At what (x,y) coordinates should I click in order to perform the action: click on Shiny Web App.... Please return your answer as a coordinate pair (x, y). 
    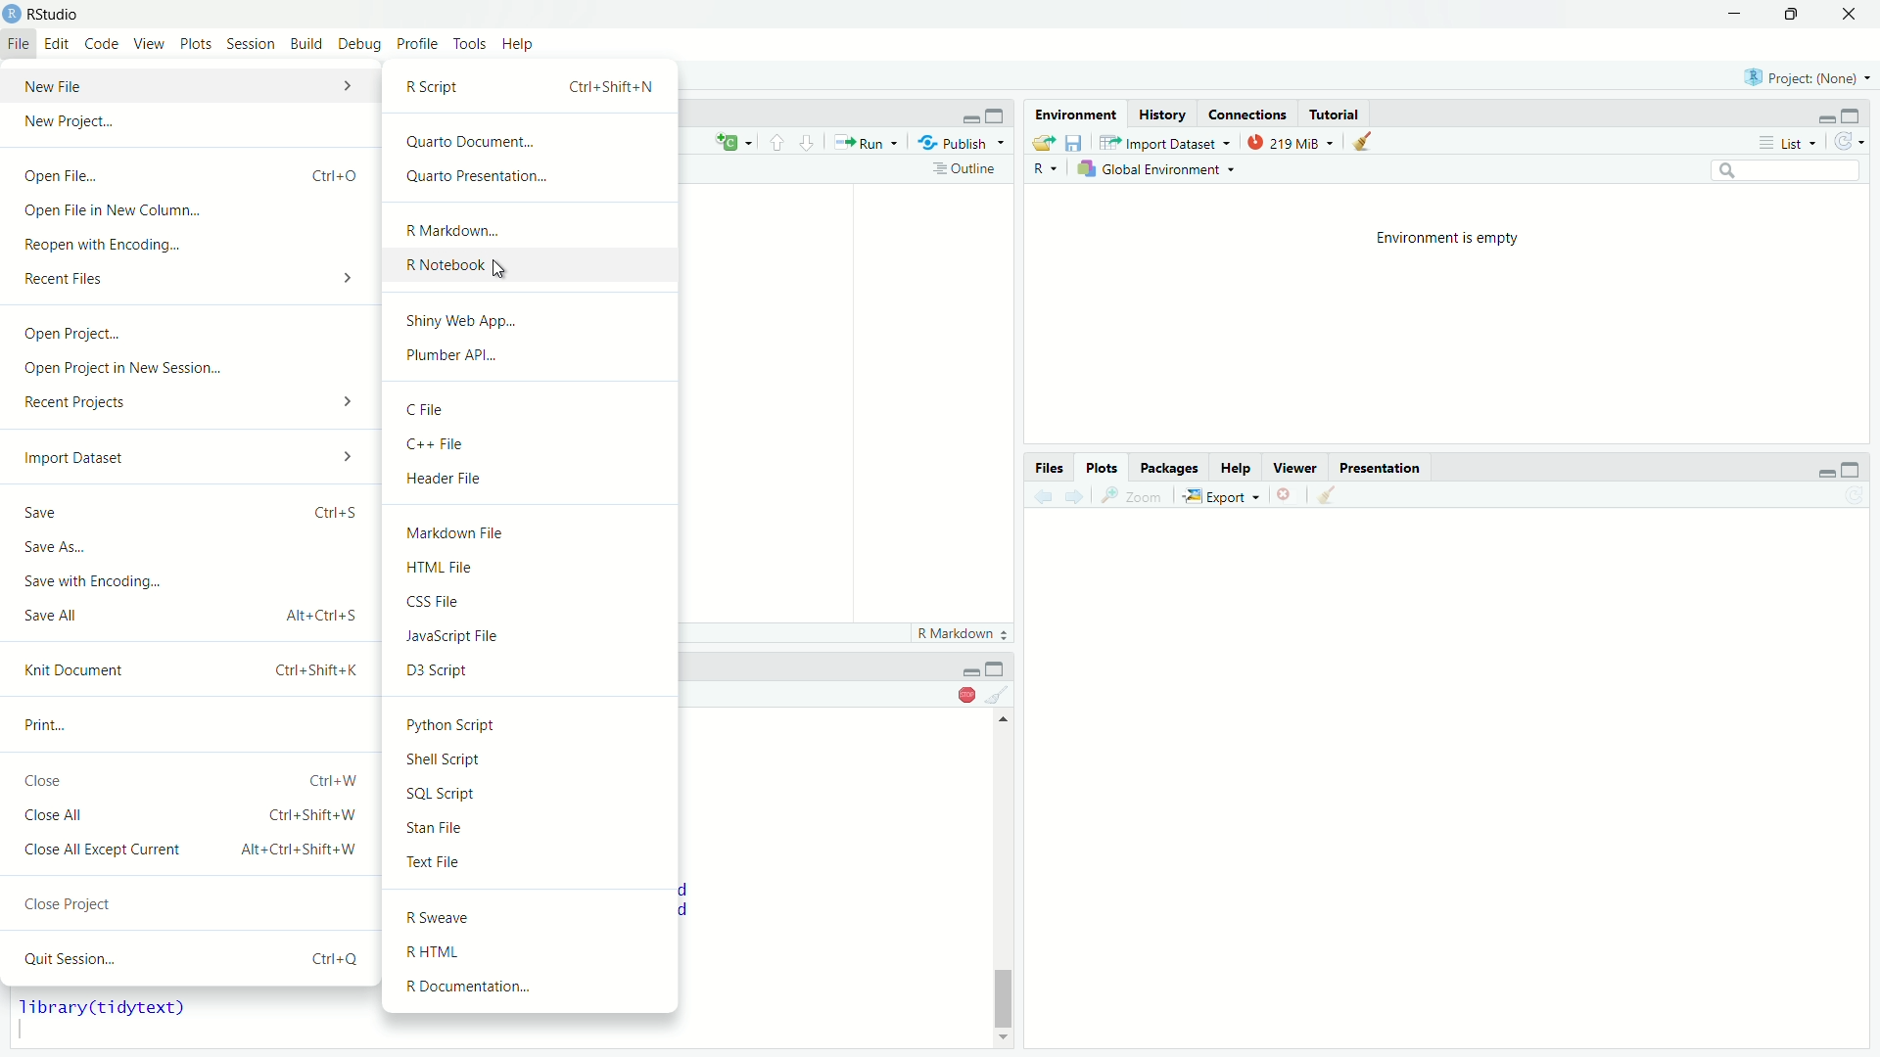
    Looking at the image, I should click on (532, 320).